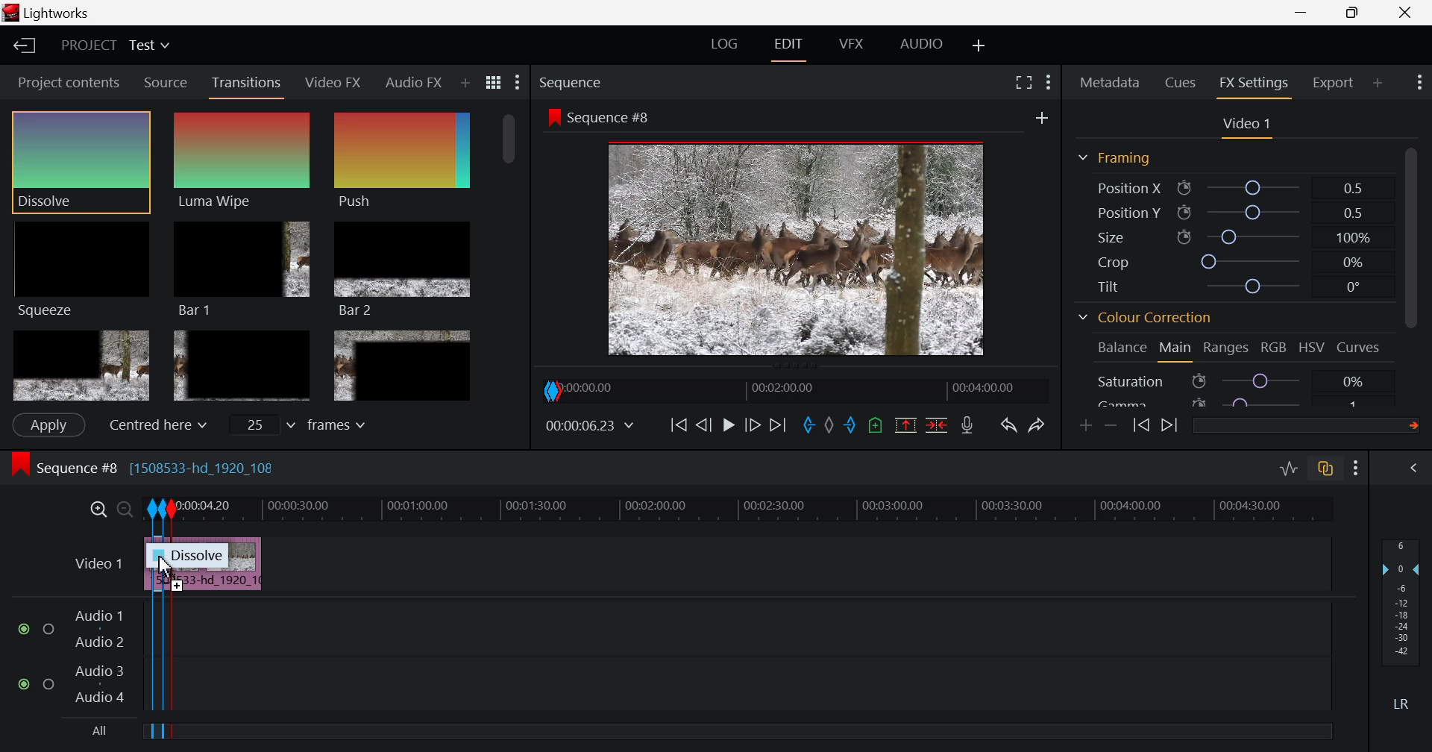 This screenshot has height=752, width=1432. I want to click on Remove keyframe, so click(1111, 427).